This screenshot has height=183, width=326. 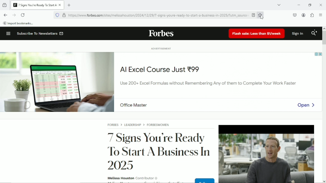 What do you see at coordinates (304, 15) in the screenshot?
I see `Account` at bounding box center [304, 15].